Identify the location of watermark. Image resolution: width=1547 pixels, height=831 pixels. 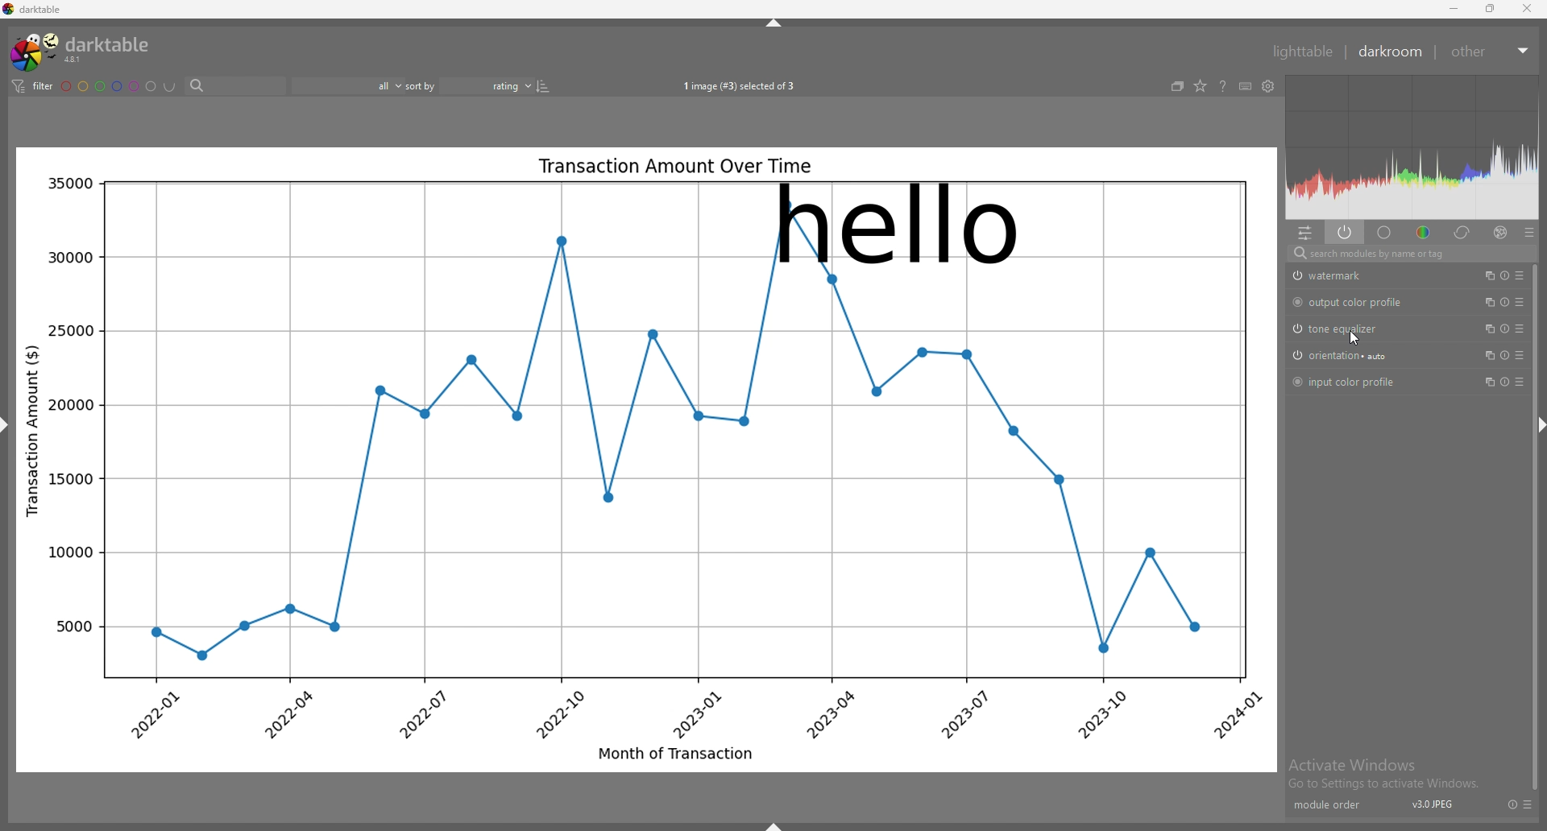
(1348, 276).